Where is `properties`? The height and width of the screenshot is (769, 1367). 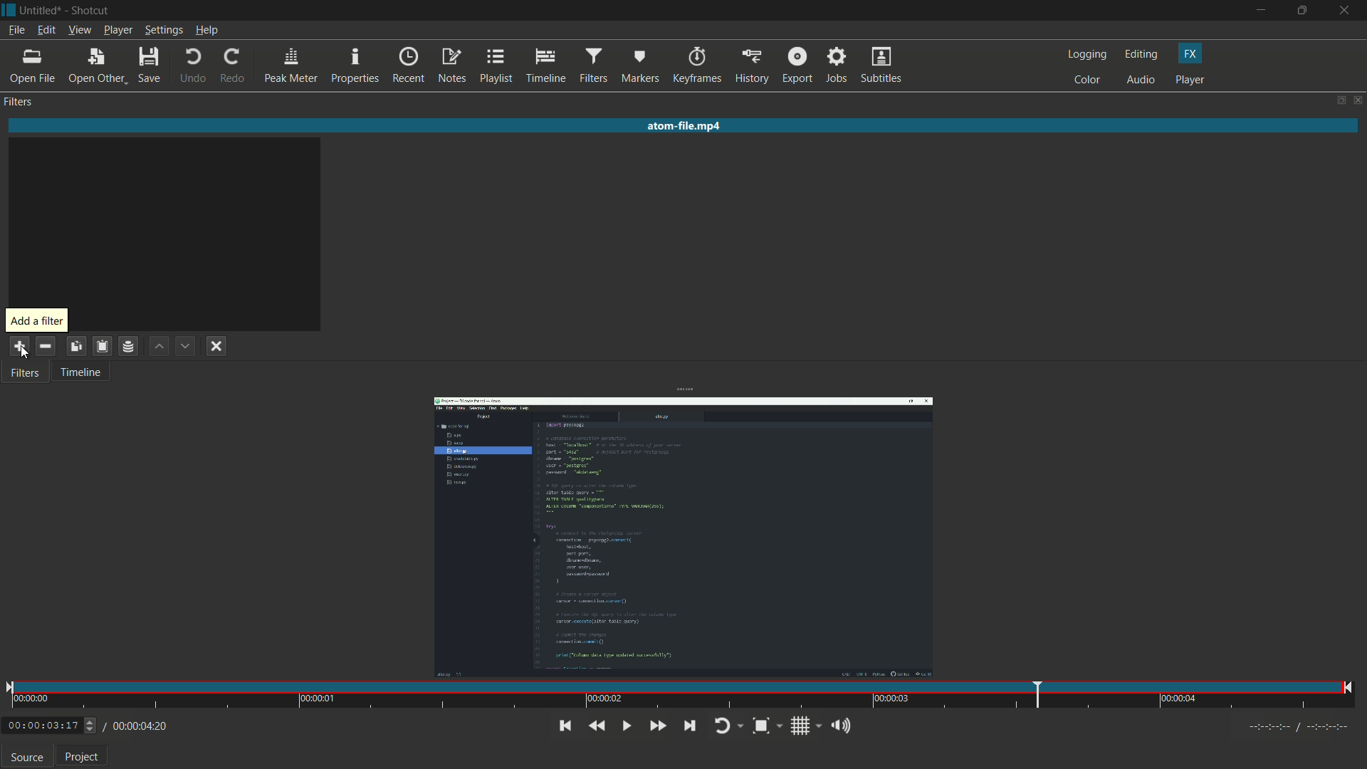 properties is located at coordinates (356, 66).